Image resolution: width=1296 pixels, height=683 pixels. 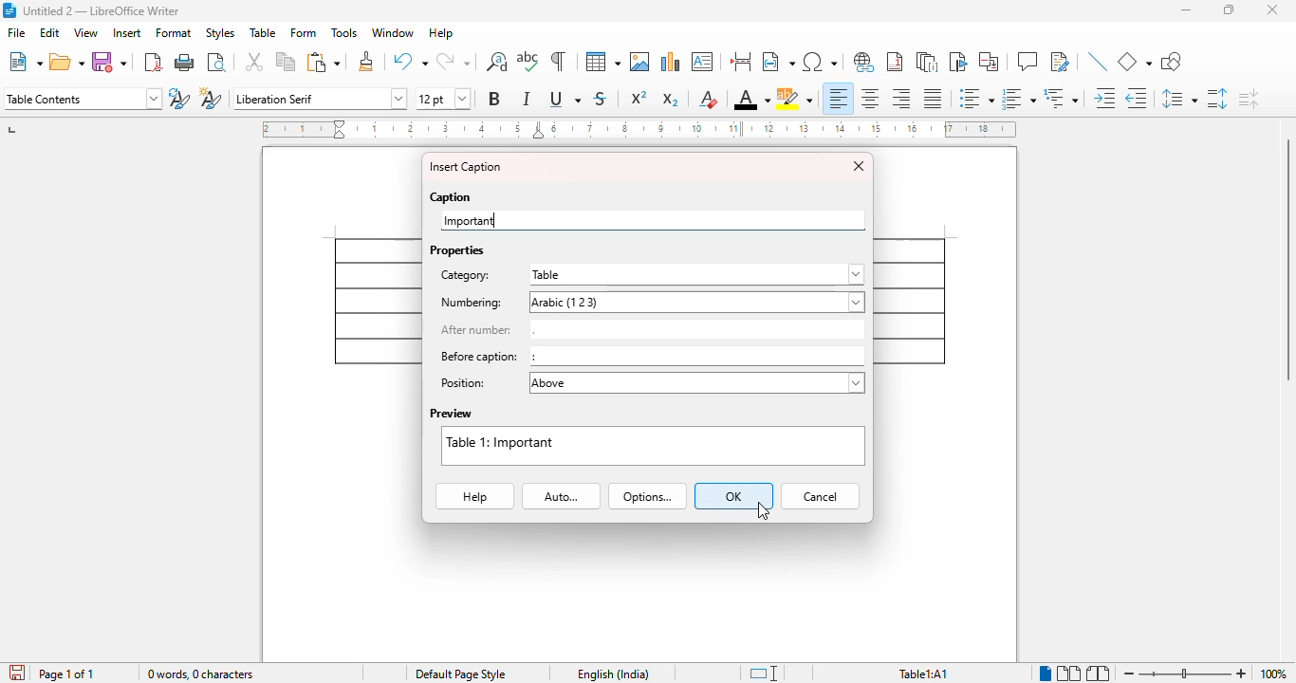 I want to click on page 1 of 1, so click(x=67, y=674).